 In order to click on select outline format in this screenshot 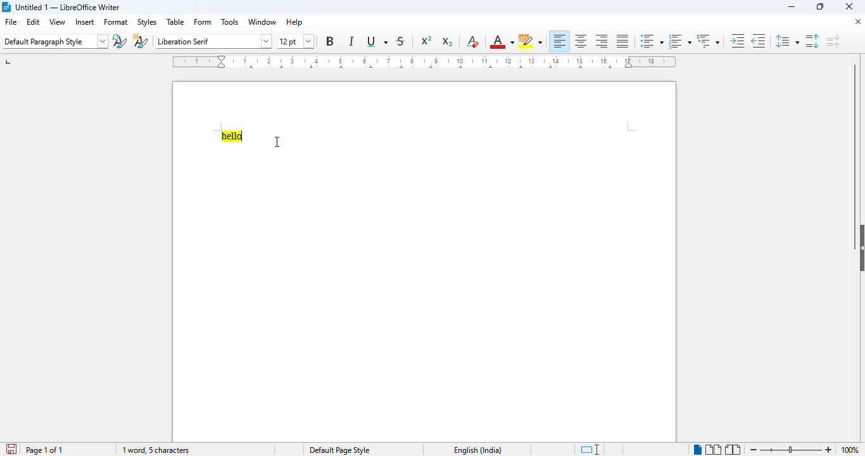, I will do `click(708, 41)`.